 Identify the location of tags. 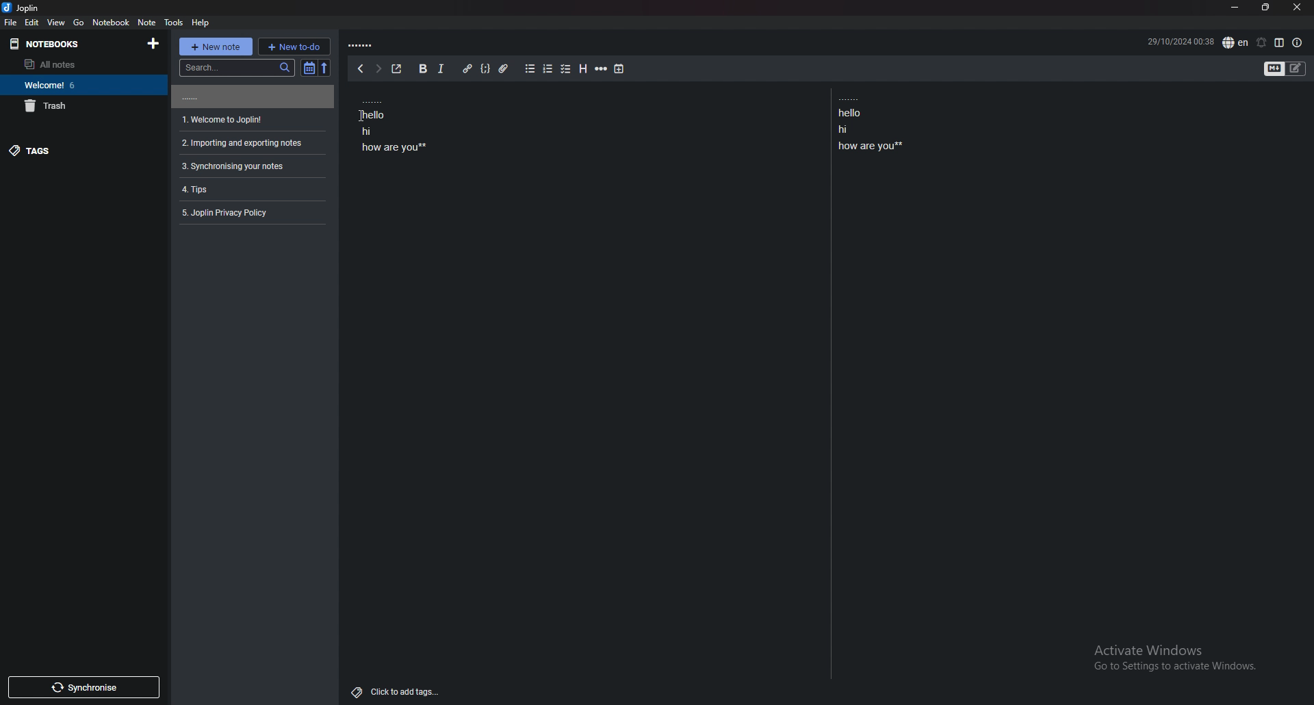
(79, 151).